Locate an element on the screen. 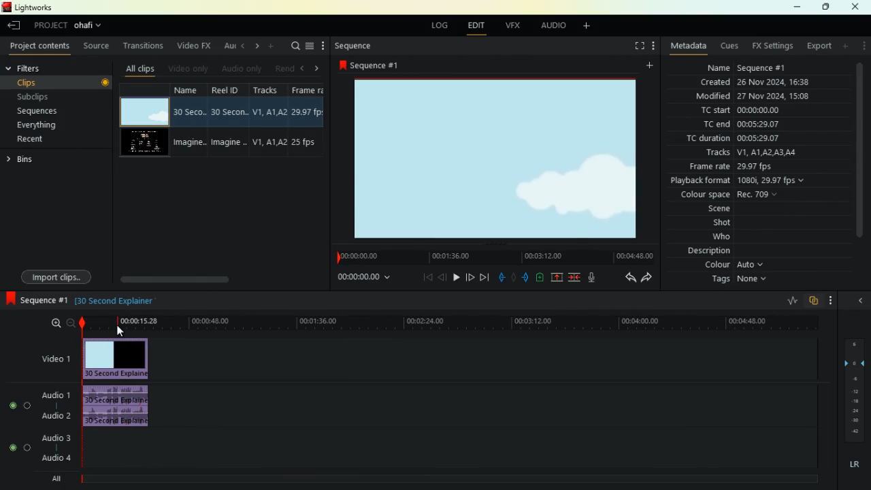  source is located at coordinates (99, 46).